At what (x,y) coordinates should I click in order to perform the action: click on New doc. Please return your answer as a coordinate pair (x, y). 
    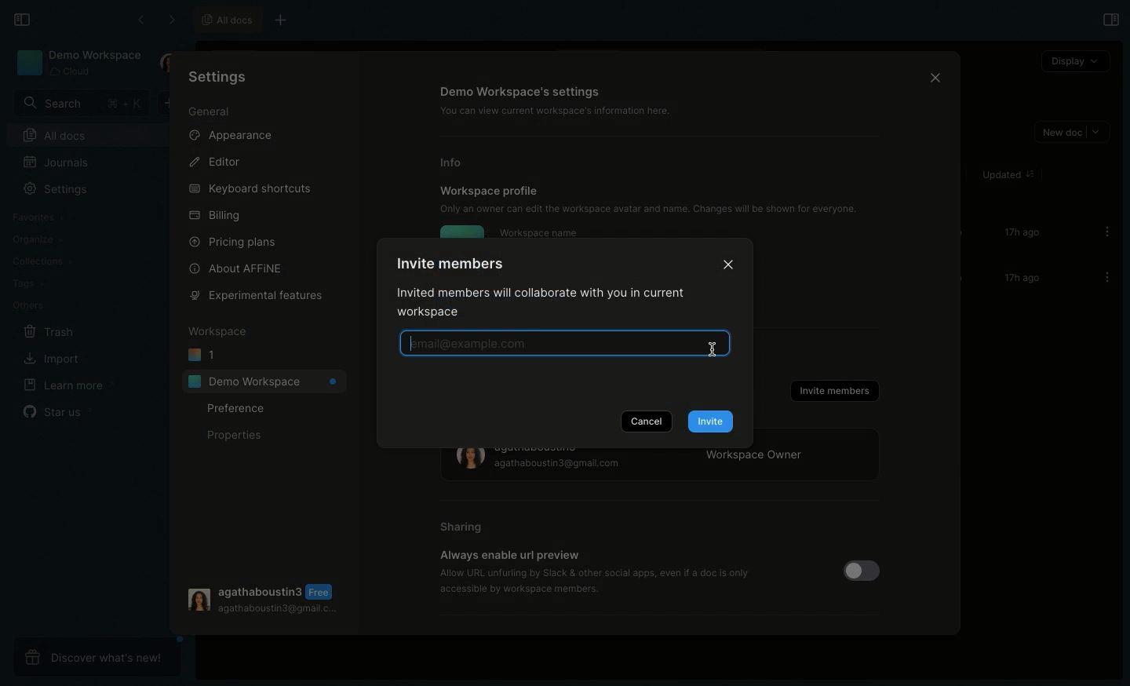
    Looking at the image, I should click on (1070, 133).